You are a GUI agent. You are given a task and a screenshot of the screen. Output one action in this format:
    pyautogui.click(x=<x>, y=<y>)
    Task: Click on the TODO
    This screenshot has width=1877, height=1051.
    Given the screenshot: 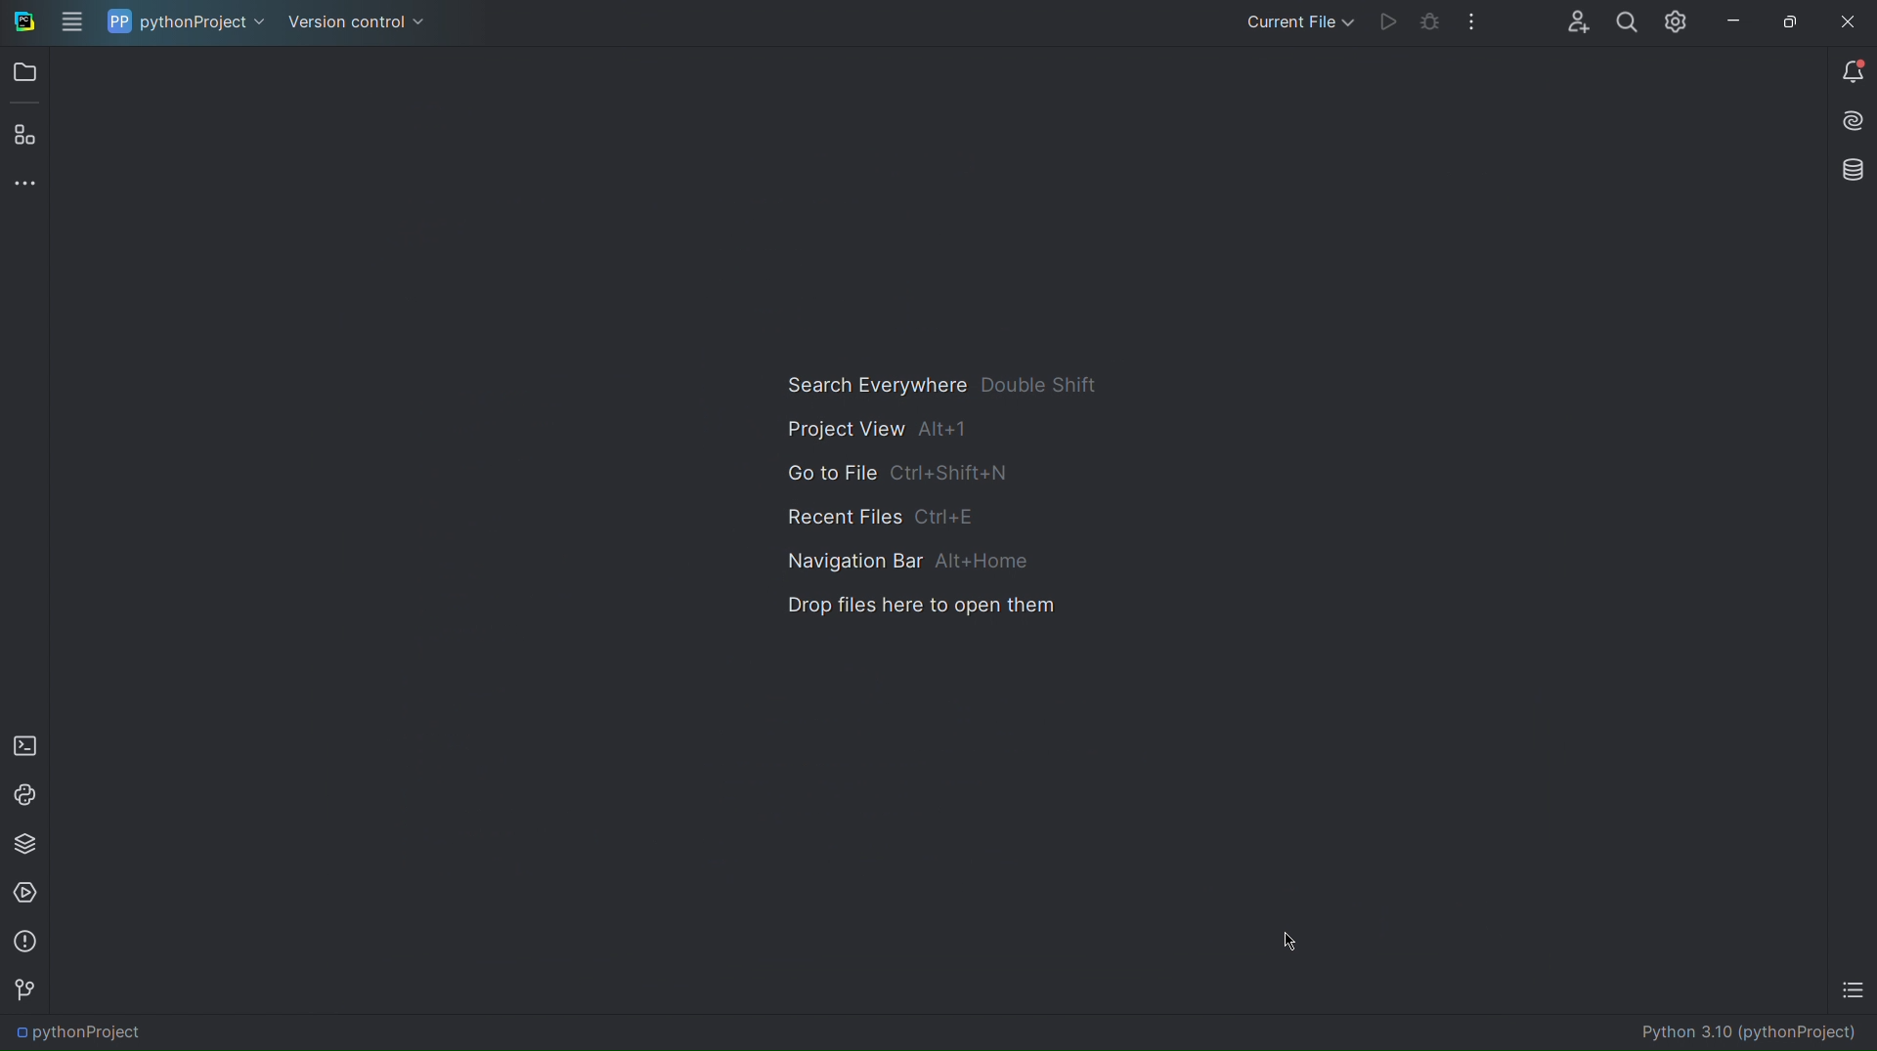 What is the action you would take?
    pyautogui.click(x=1852, y=993)
    